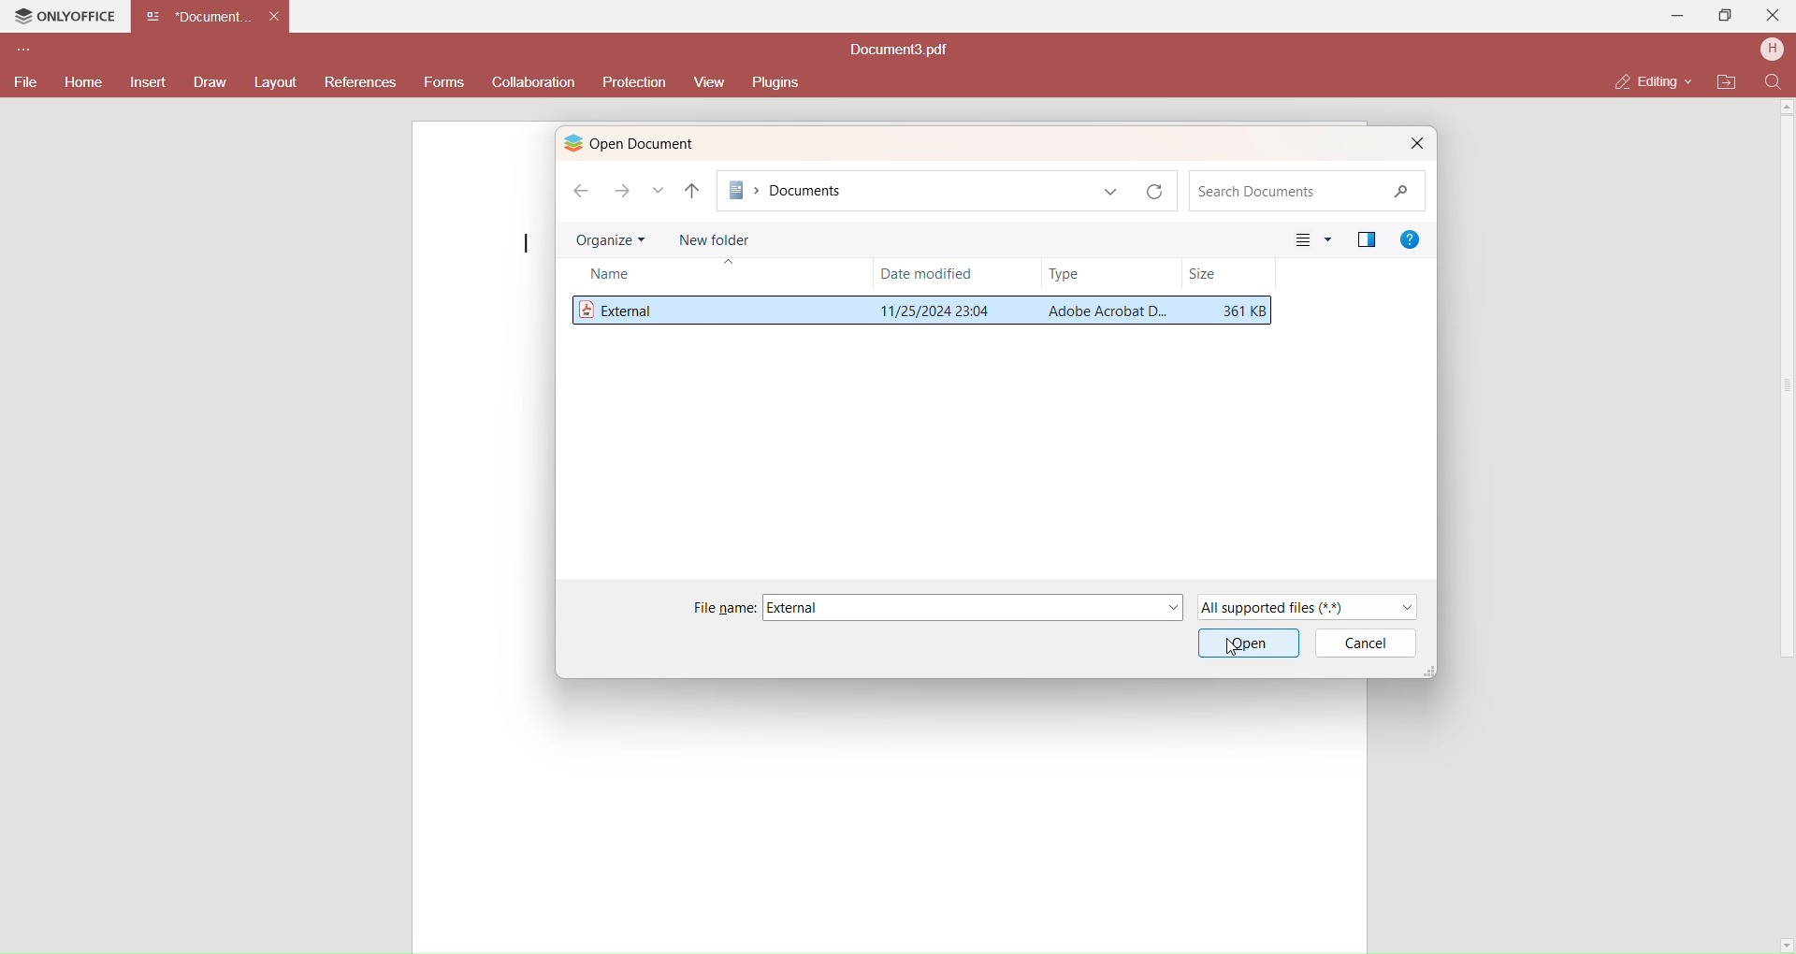 This screenshot has width=1796, height=954. What do you see at coordinates (1230, 649) in the screenshot?
I see `Cursor` at bounding box center [1230, 649].